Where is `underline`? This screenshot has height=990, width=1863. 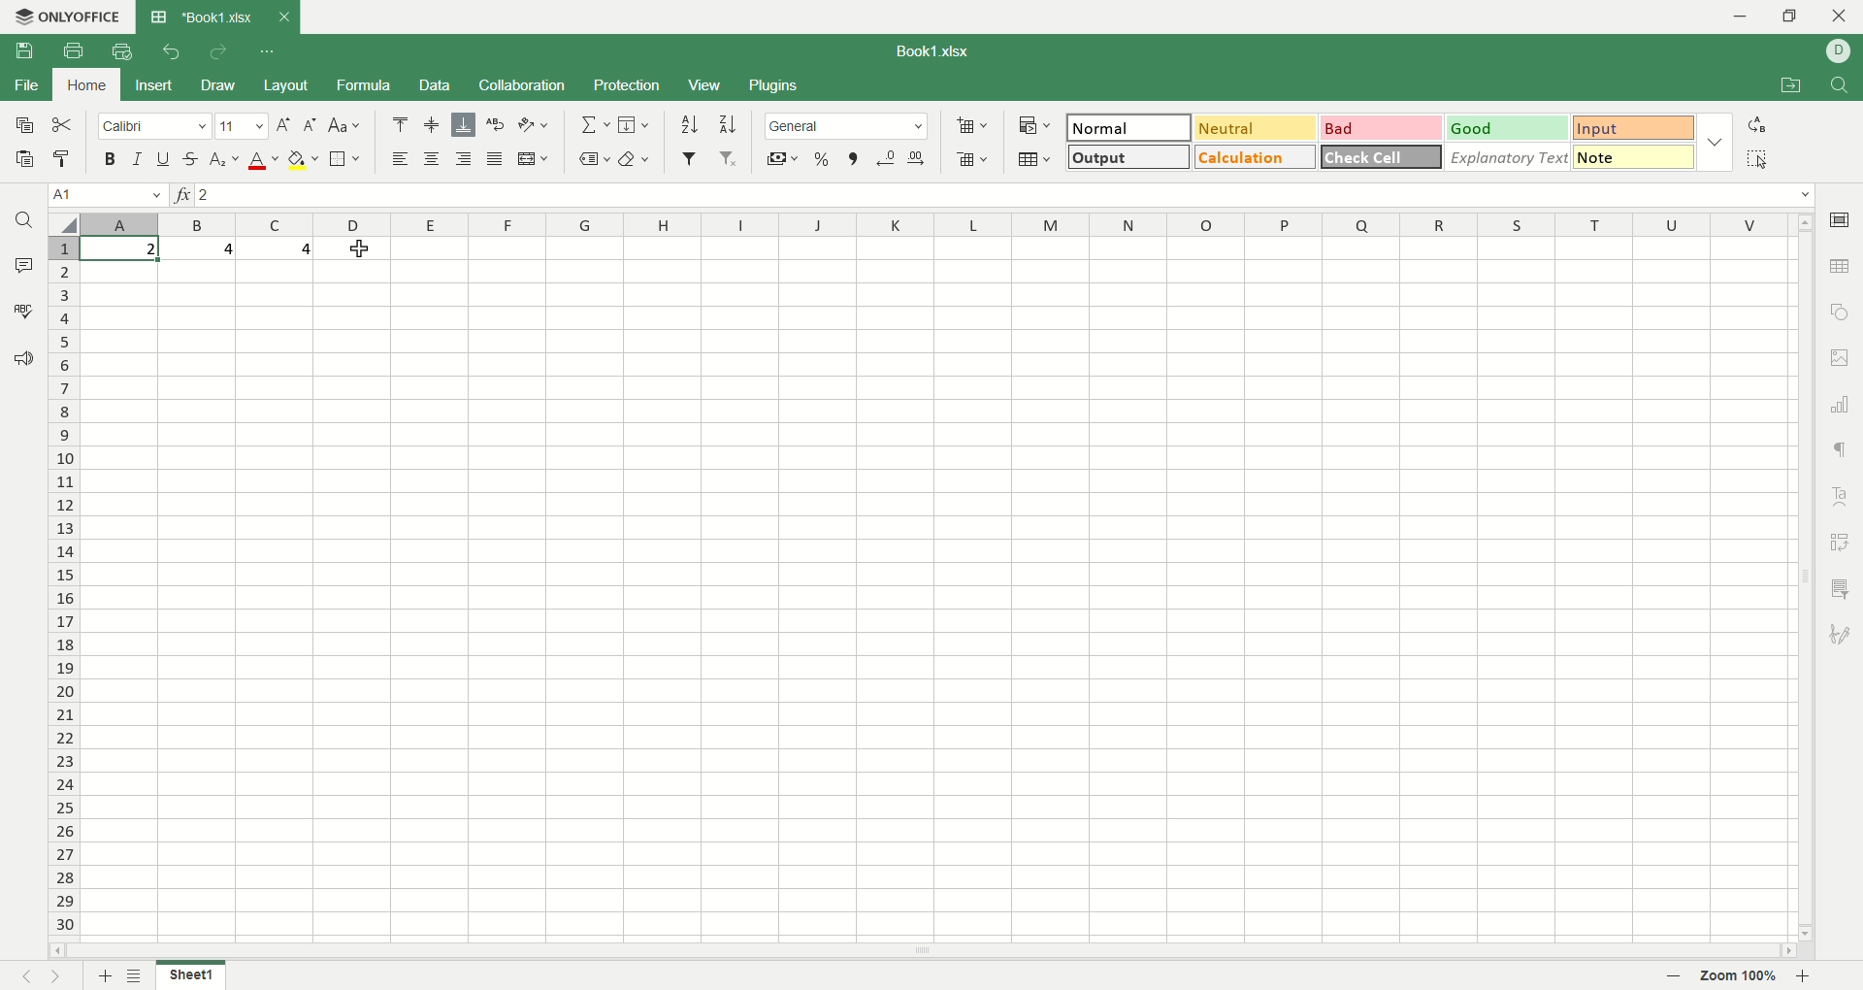 underline is located at coordinates (165, 159).